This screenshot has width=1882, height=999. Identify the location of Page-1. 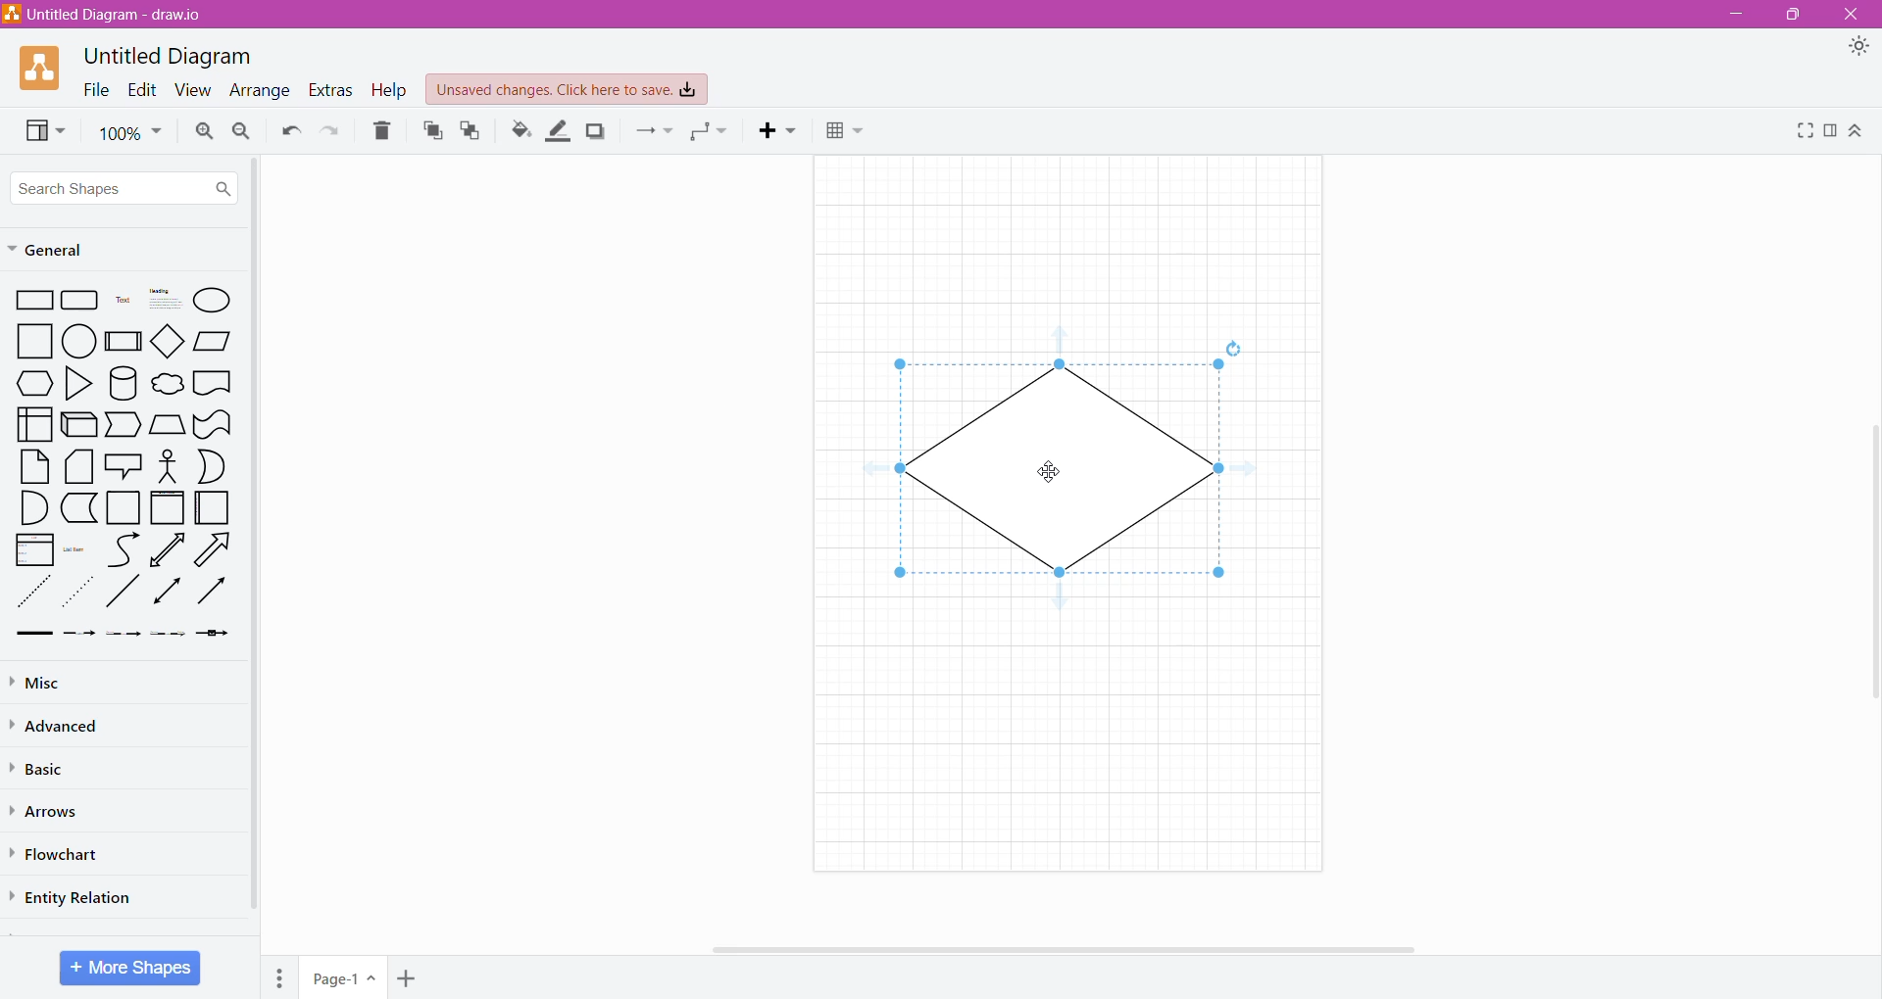
(341, 978).